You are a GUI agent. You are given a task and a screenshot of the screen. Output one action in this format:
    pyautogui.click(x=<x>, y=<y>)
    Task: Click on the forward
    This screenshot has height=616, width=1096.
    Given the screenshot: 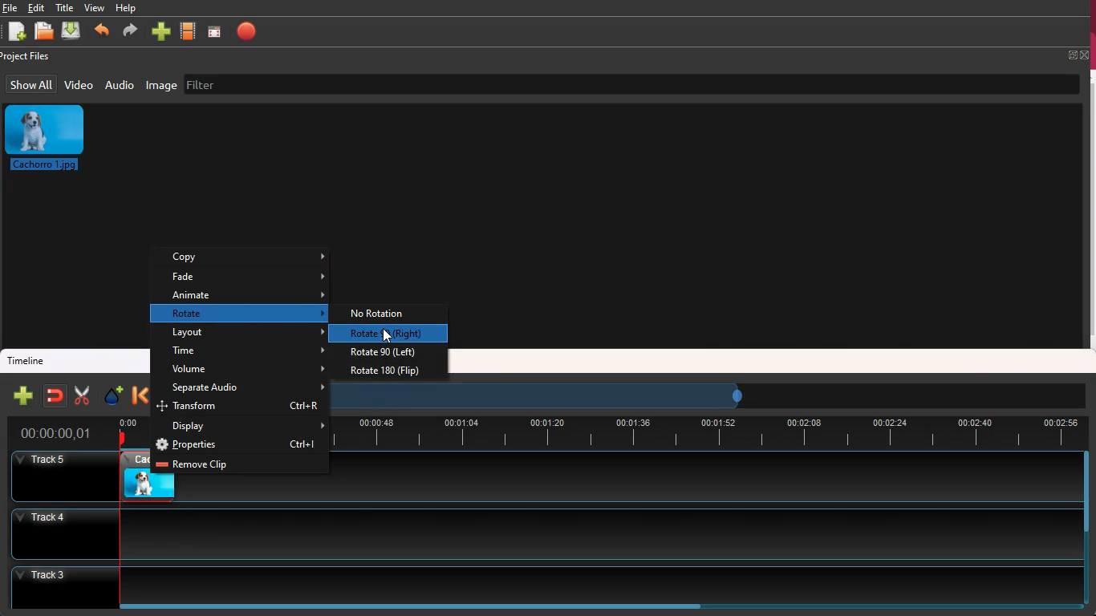 What is the action you would take?
    pyautogui.click(x=129, y=31)
    